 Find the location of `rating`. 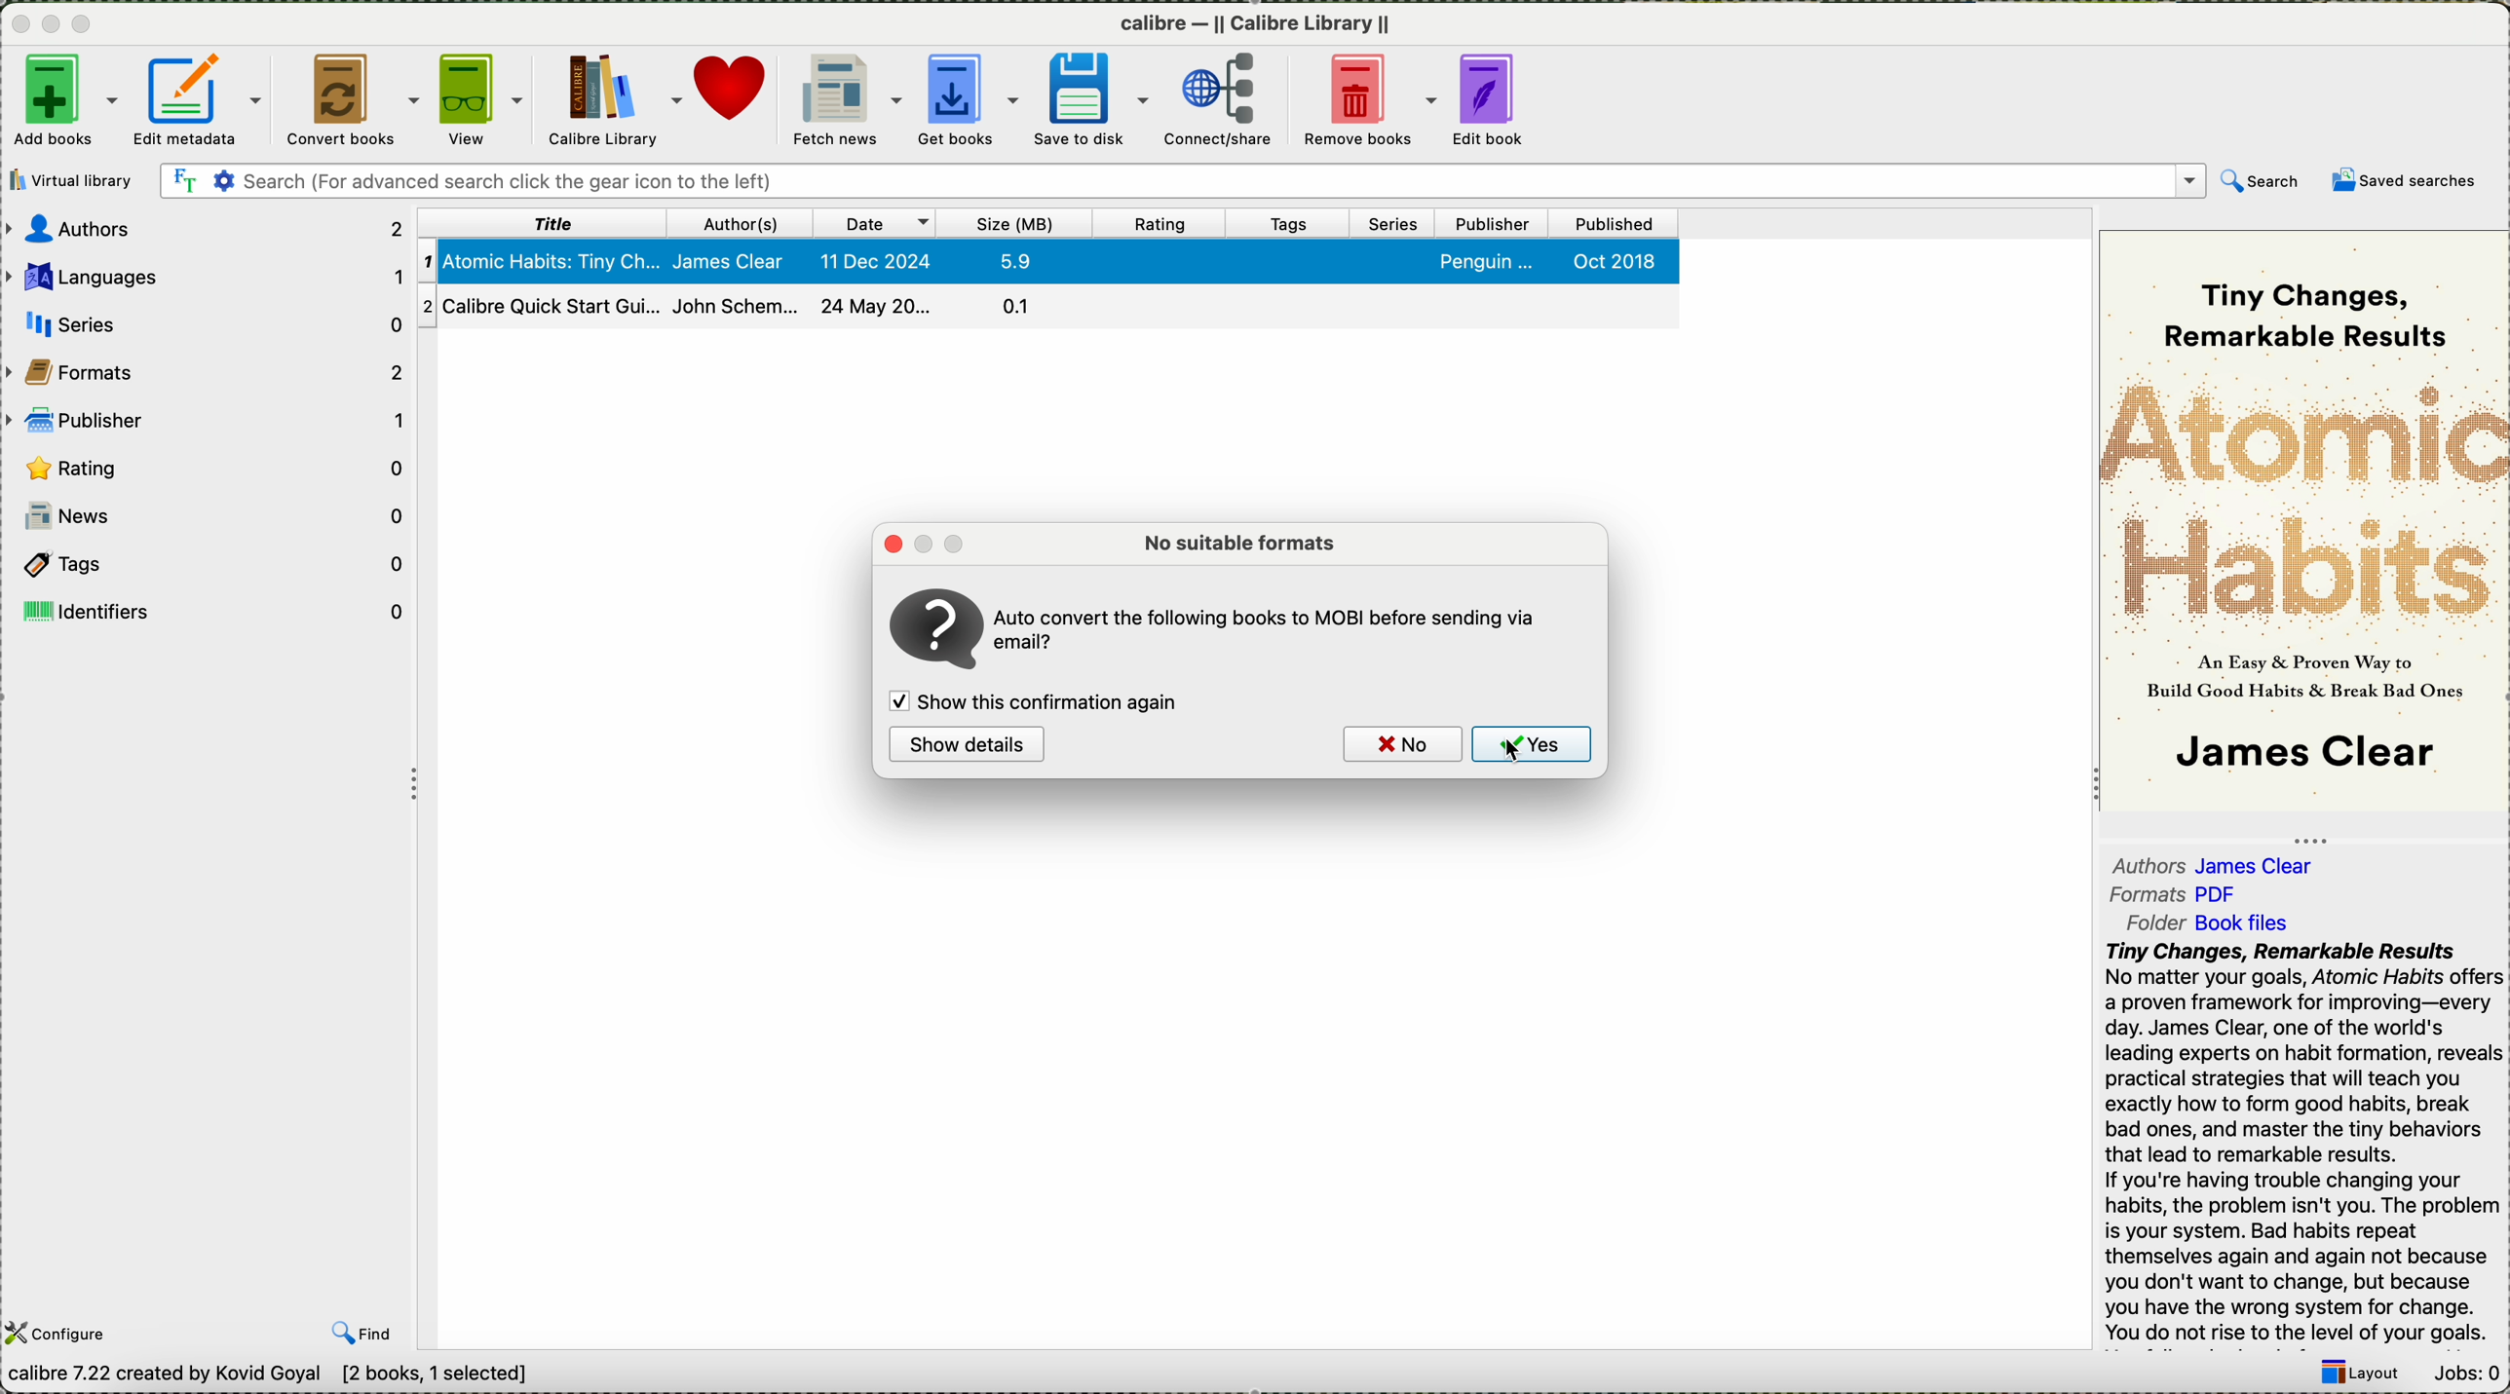

rating is located at coordinates (213, 467).